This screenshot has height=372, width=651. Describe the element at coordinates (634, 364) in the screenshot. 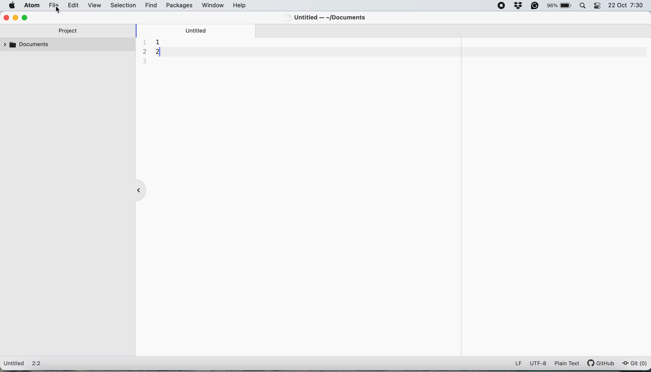

I see `git (0)` at that location.